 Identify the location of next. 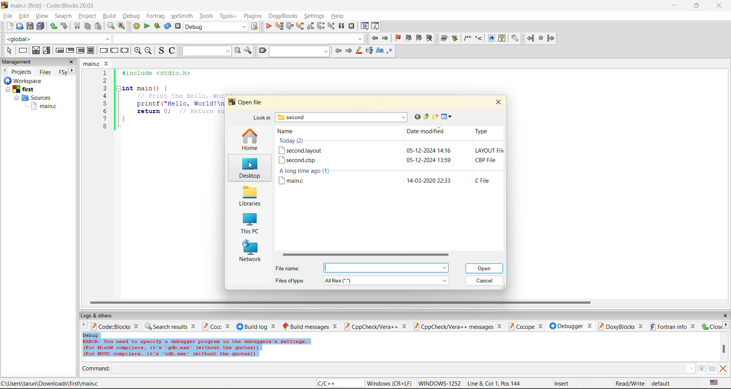
(348, 51).